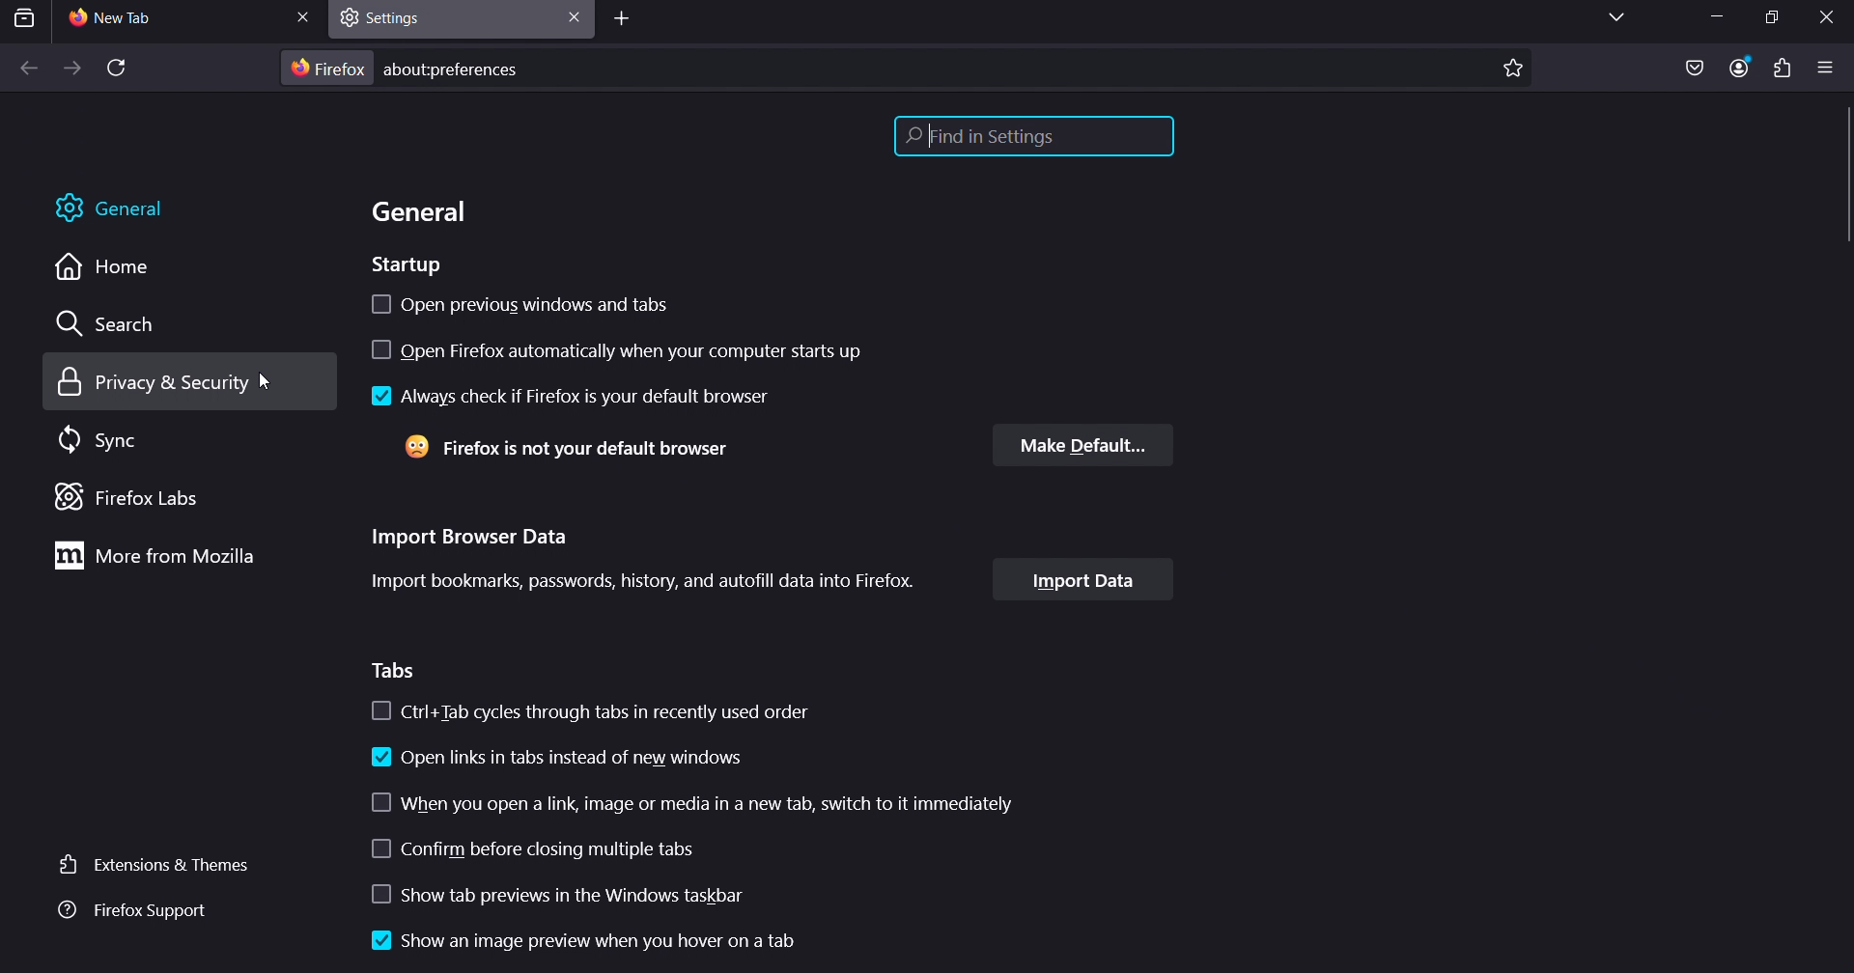 This screenshot has height=973, width=1854. What do you see at coordinates (1763, 17) in the screenshot?
I see `restore down` at bounding box center [1763, 17].